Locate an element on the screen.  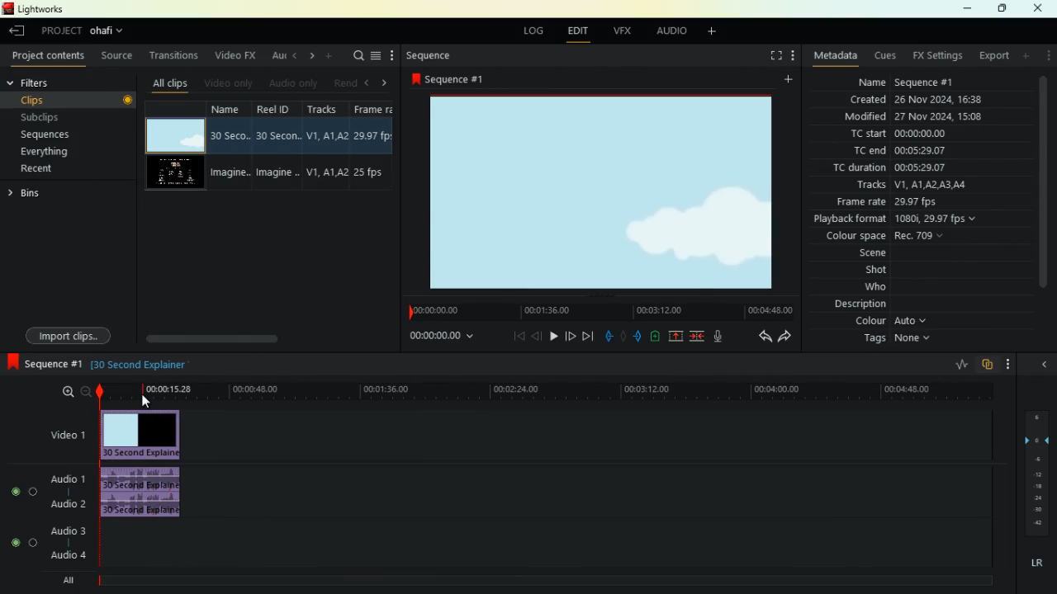
pull is located at coordinates (608, 337).